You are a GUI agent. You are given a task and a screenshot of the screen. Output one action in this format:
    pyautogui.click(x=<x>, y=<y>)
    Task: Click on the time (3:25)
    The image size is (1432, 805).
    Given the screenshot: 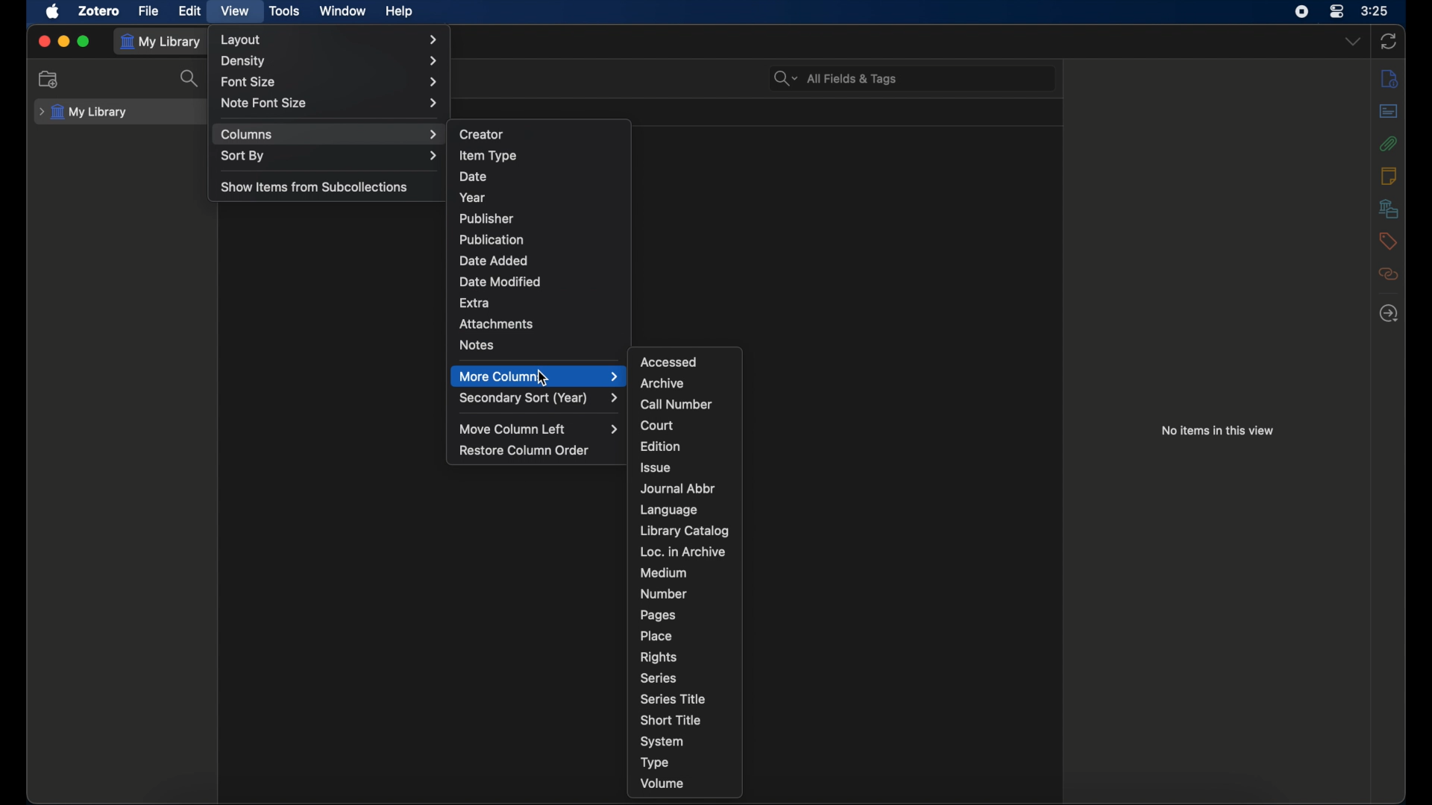 What is the action you would take?
    pyautogui.click(x=1377, y=11)
    